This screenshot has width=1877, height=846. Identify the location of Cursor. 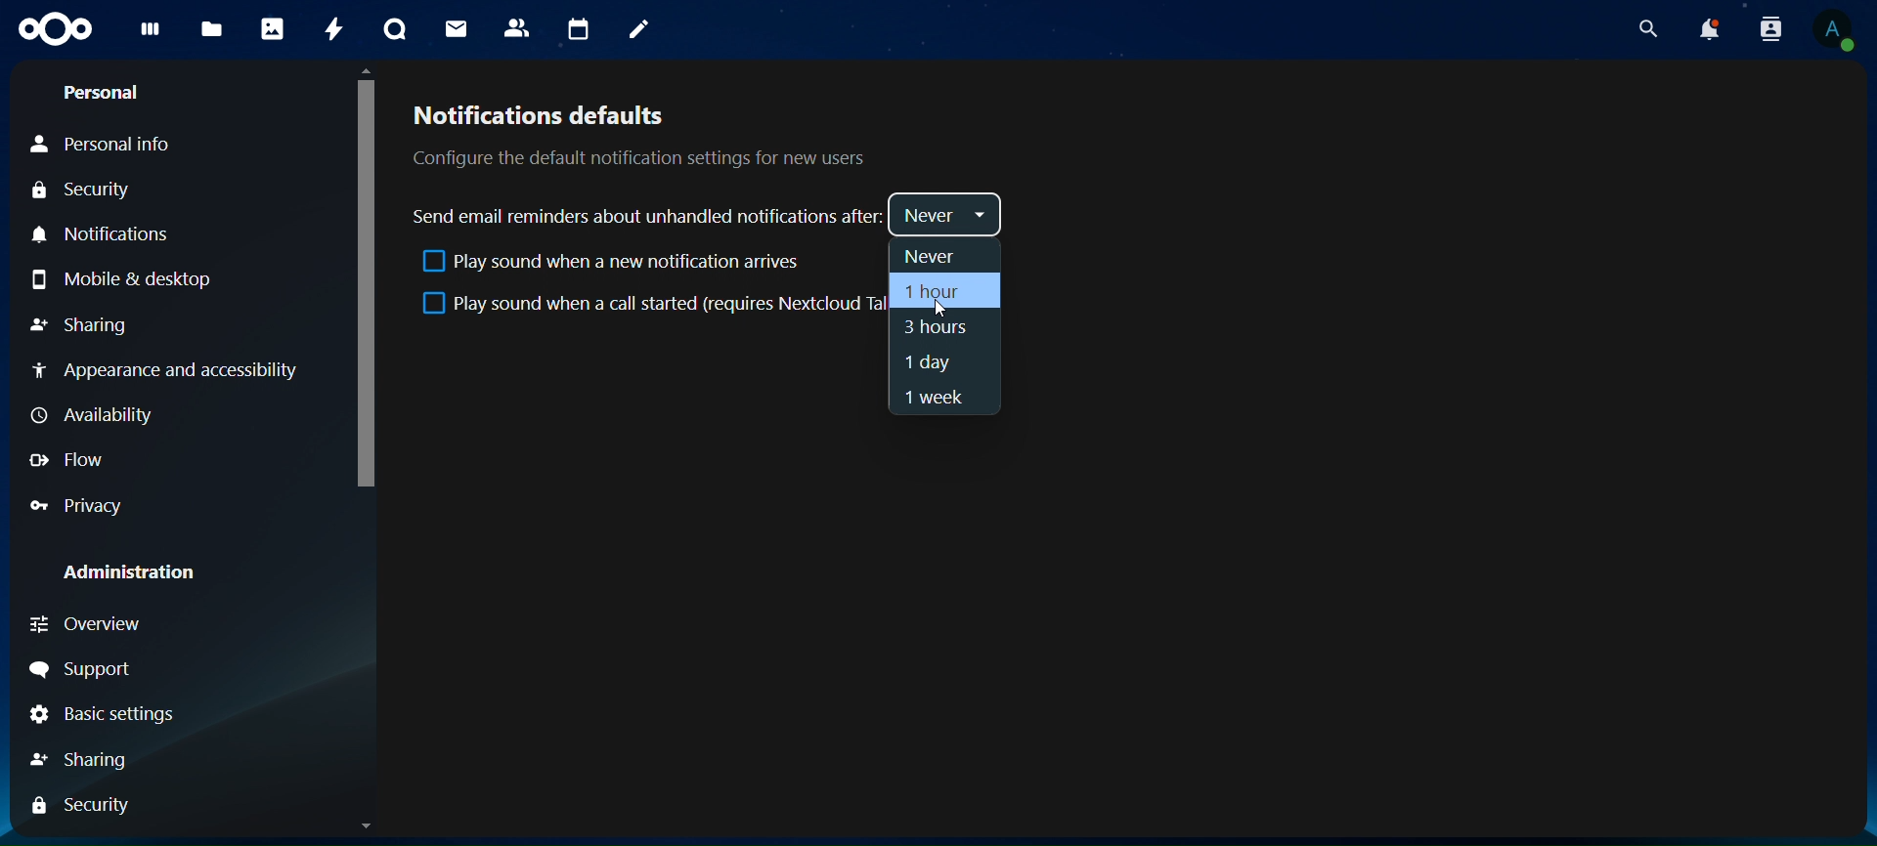
(938, 310).